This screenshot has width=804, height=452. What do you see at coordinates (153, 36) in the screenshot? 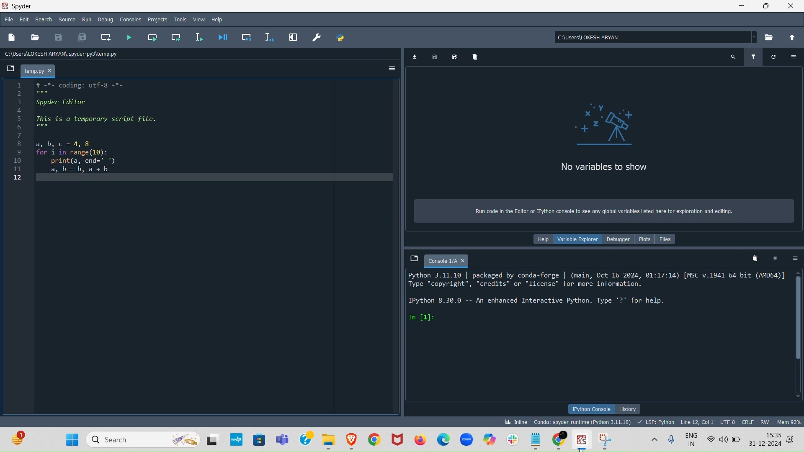
I see `Run current cell (Ctrl + Return)` at bounding box center [153, 36].